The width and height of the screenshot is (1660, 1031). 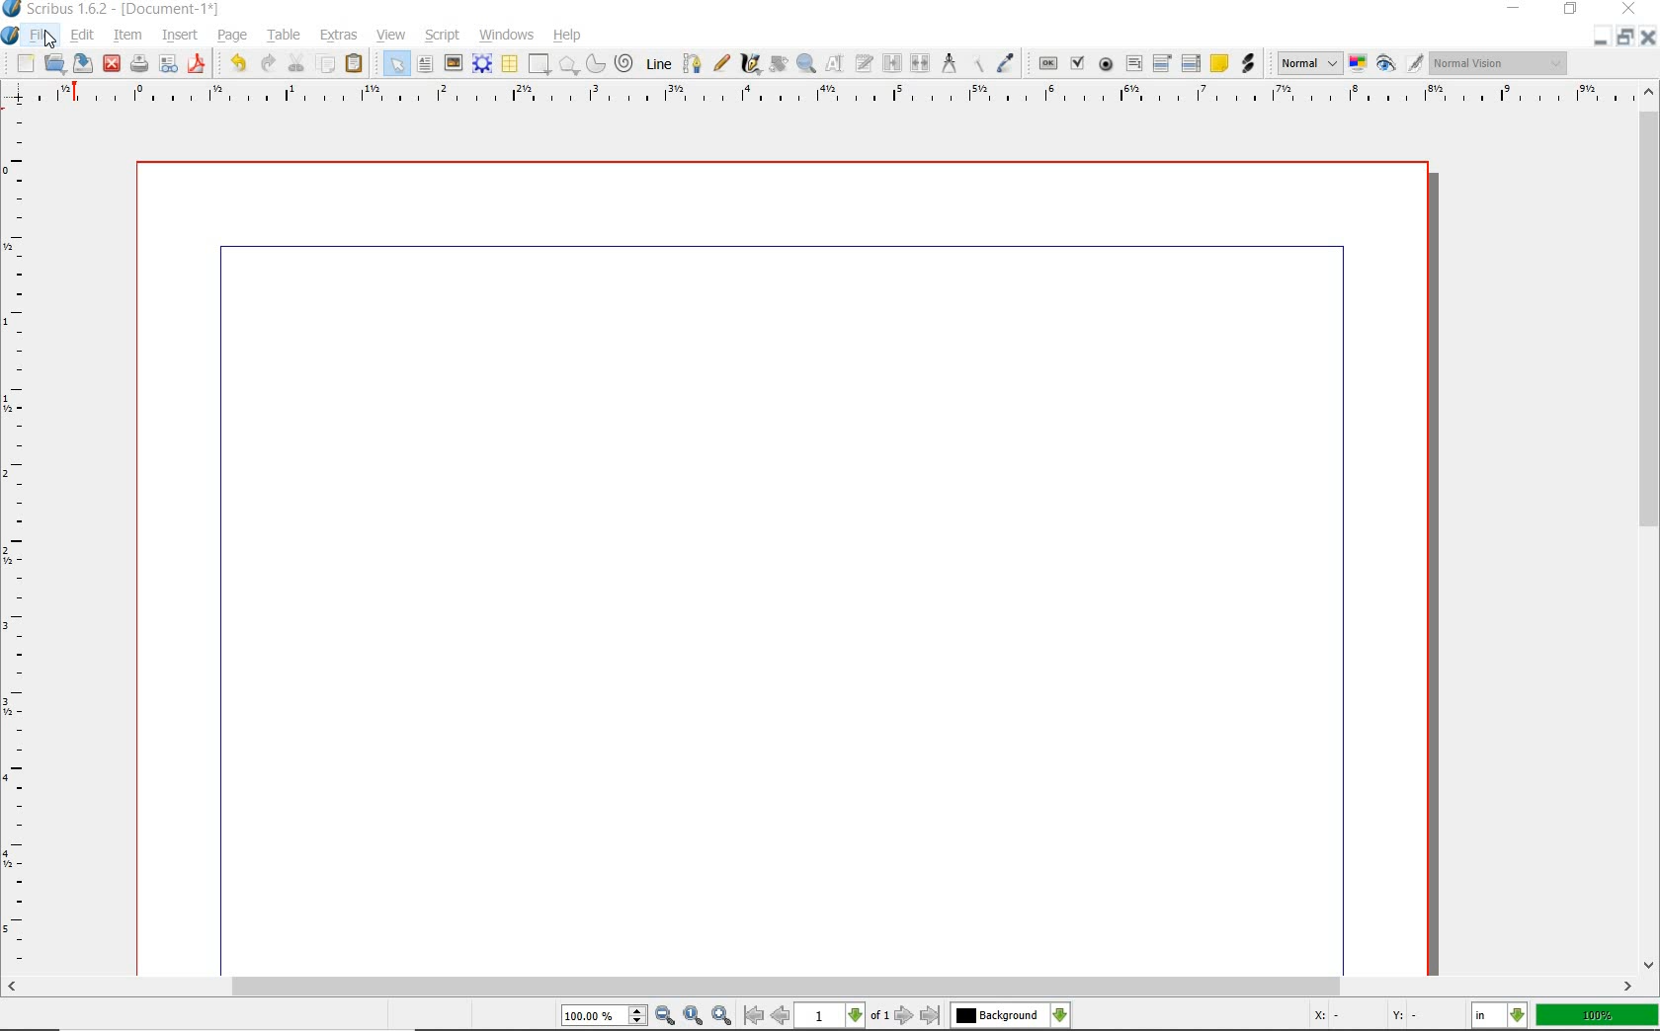 What do you see at coordinates (540, 64) in the screenshot?
I see `shape` at bounding box center [540, 64].